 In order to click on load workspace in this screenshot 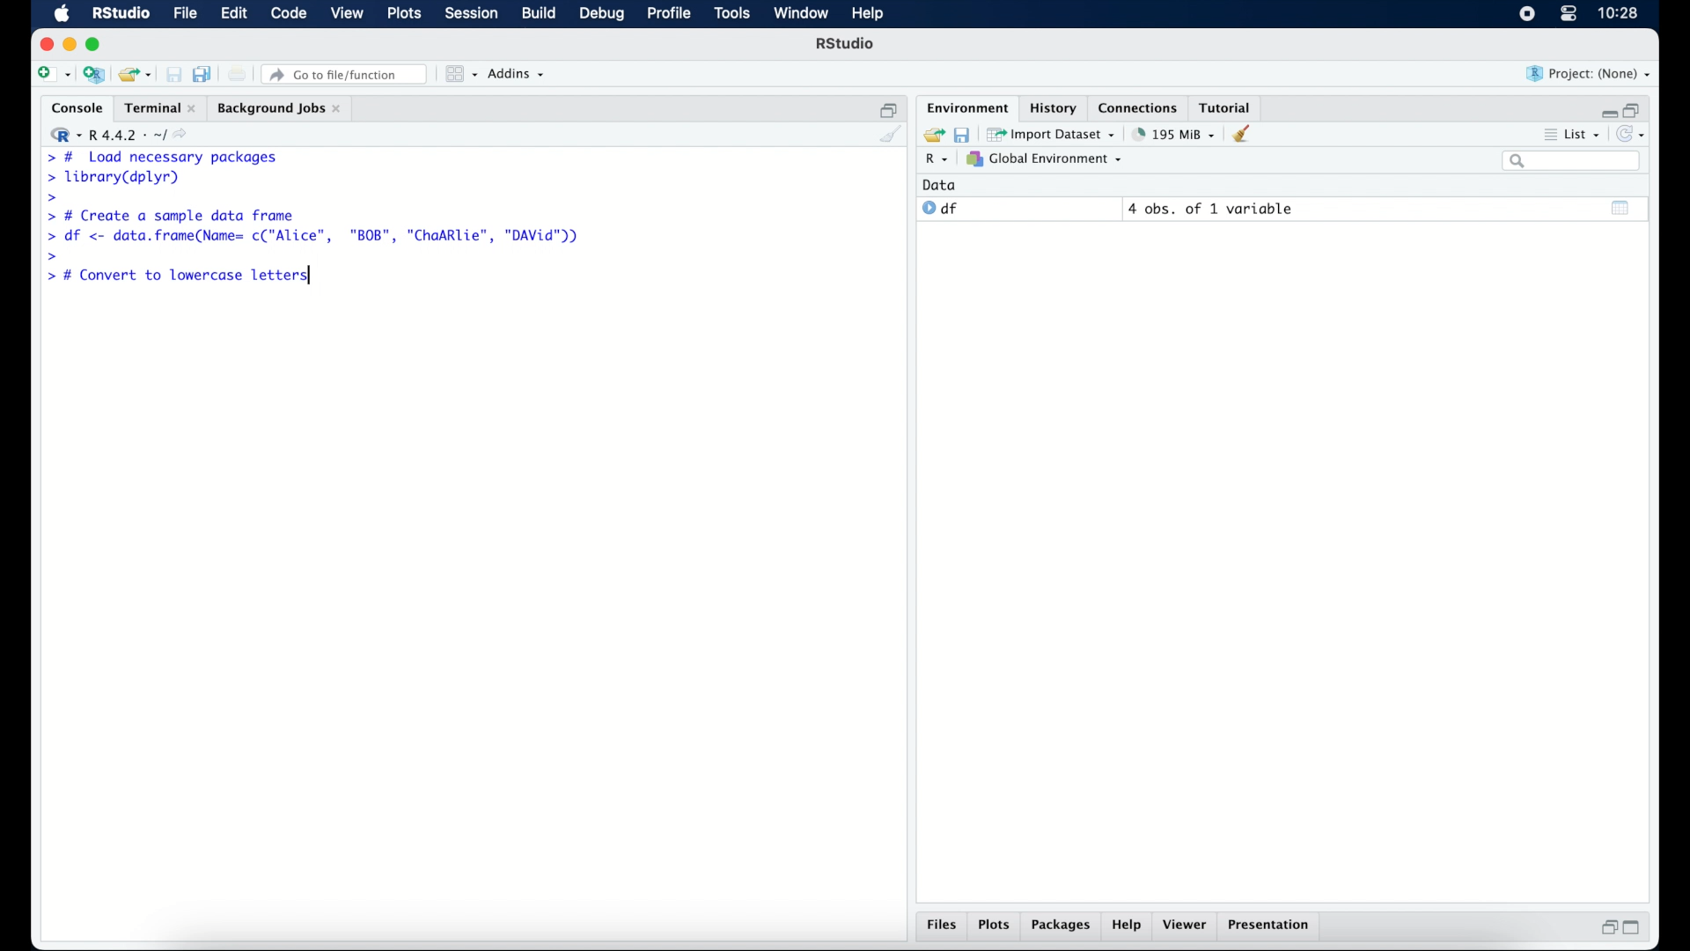, I will do `click(931, 133)`.